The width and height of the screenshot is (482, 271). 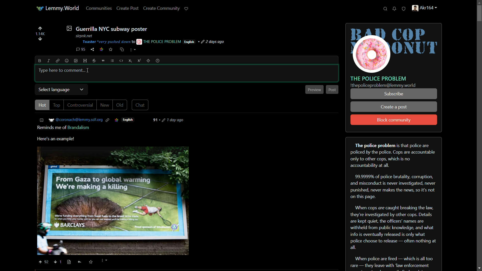 What do you see at coordinates (112, 61) in the screenshot?
I see `list` at bounding box center [112, 61].